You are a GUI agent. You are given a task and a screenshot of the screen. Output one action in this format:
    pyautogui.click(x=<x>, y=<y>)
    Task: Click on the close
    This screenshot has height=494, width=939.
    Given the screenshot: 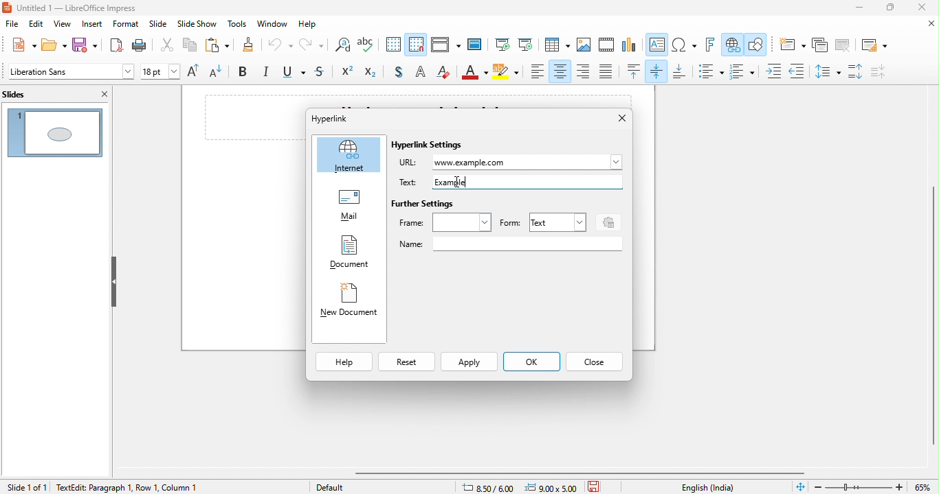 What is the action you would take?
    pyautogui.click(x=616, y=119)
    